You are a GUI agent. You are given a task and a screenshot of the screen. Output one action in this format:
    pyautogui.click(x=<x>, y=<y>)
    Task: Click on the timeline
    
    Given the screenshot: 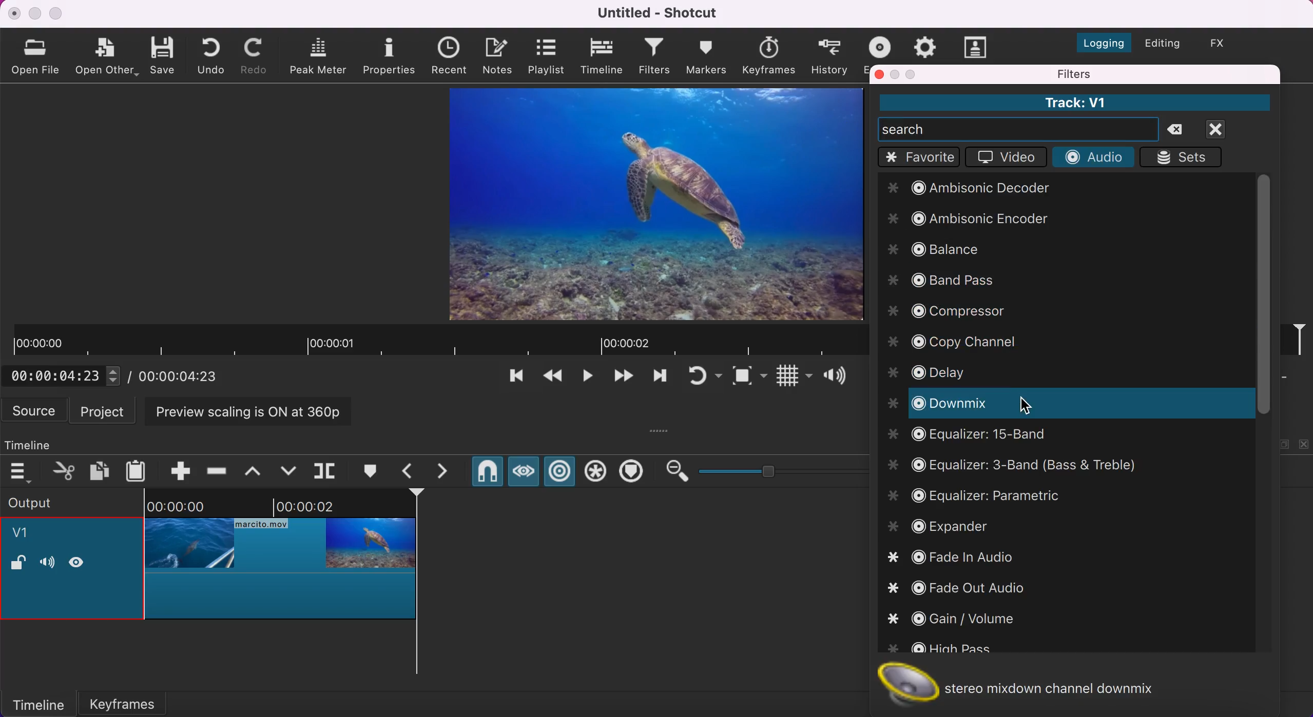 What is the action you would take?
    pyautogui.click(x=38, y=442)
    